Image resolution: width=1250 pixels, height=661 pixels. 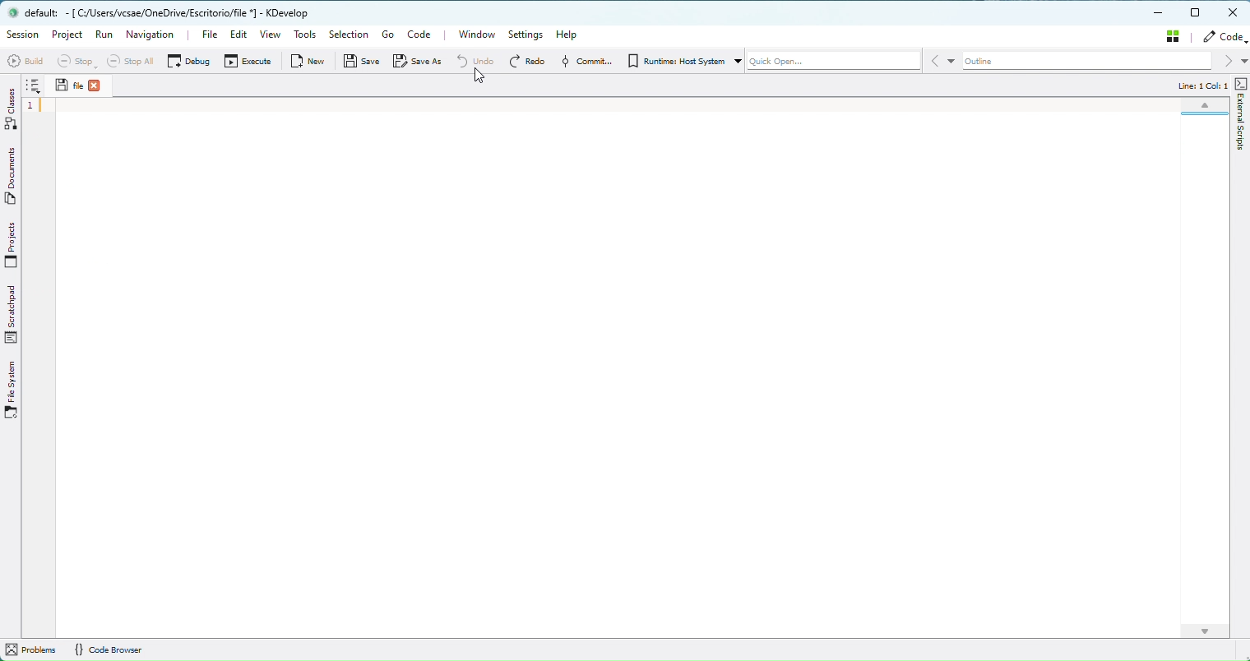 I want to click on Info, so click(x=89, y=650).